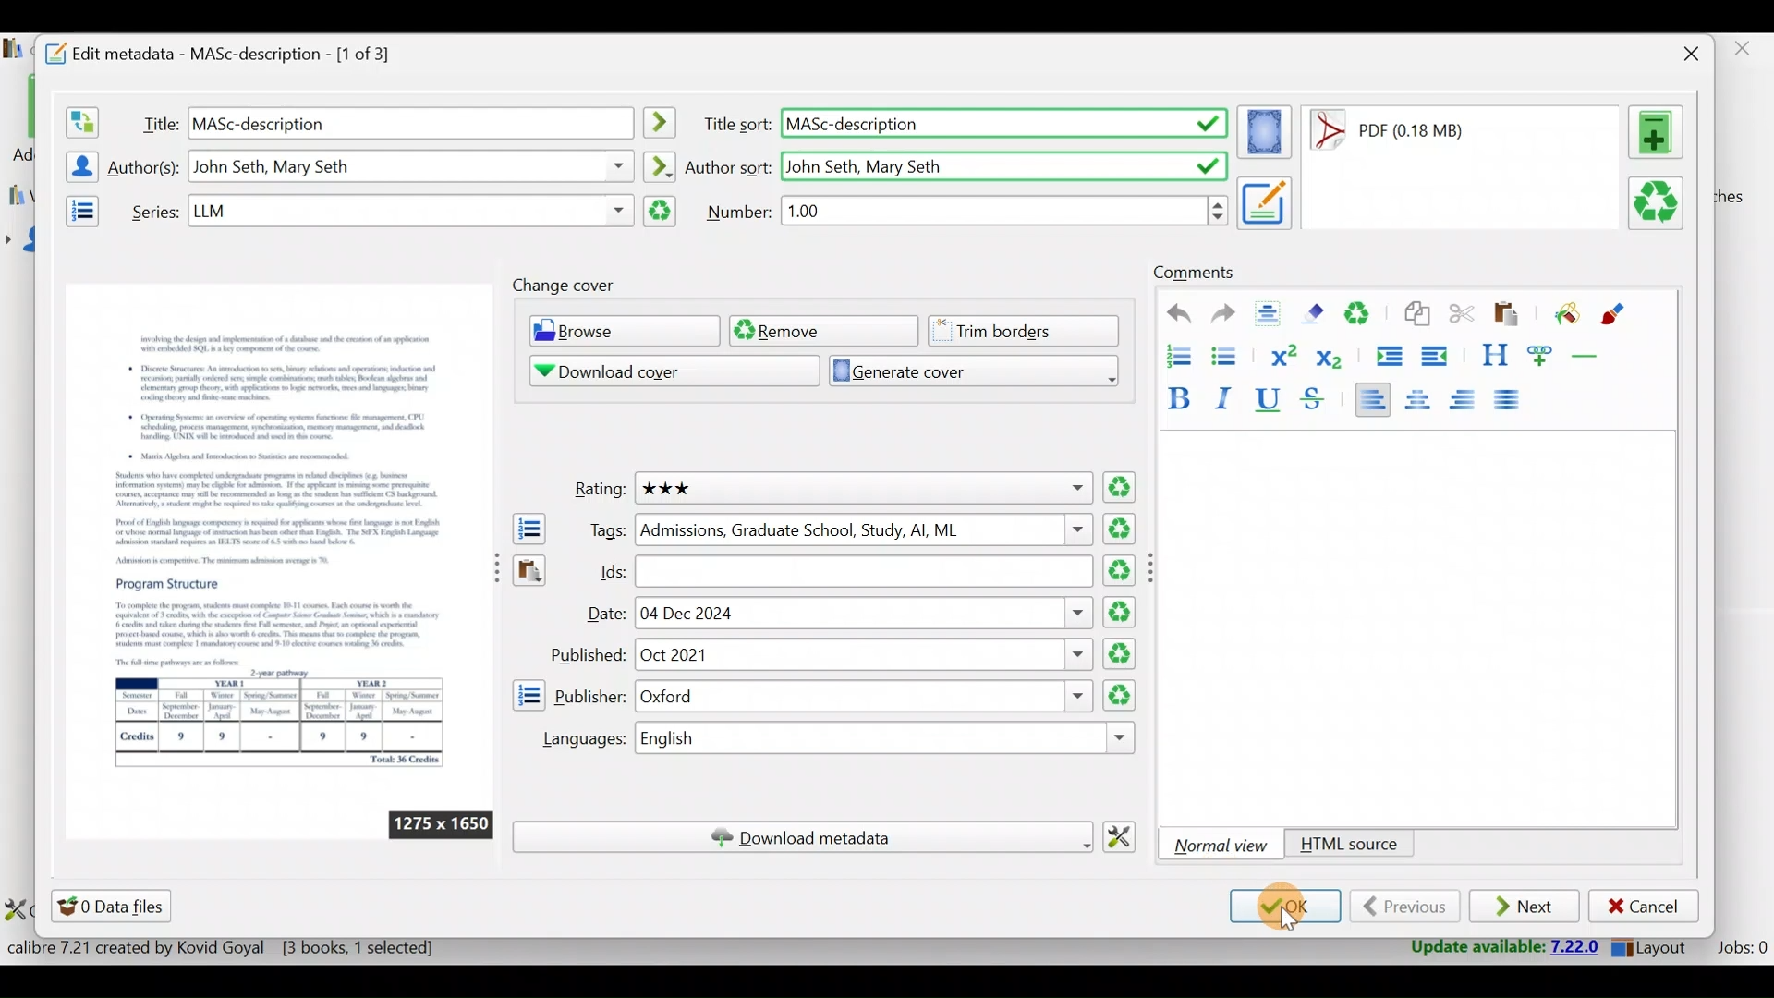 This screenshot has width=1774, height=998. I want to click on Clear publisher, so click(1117, 695).